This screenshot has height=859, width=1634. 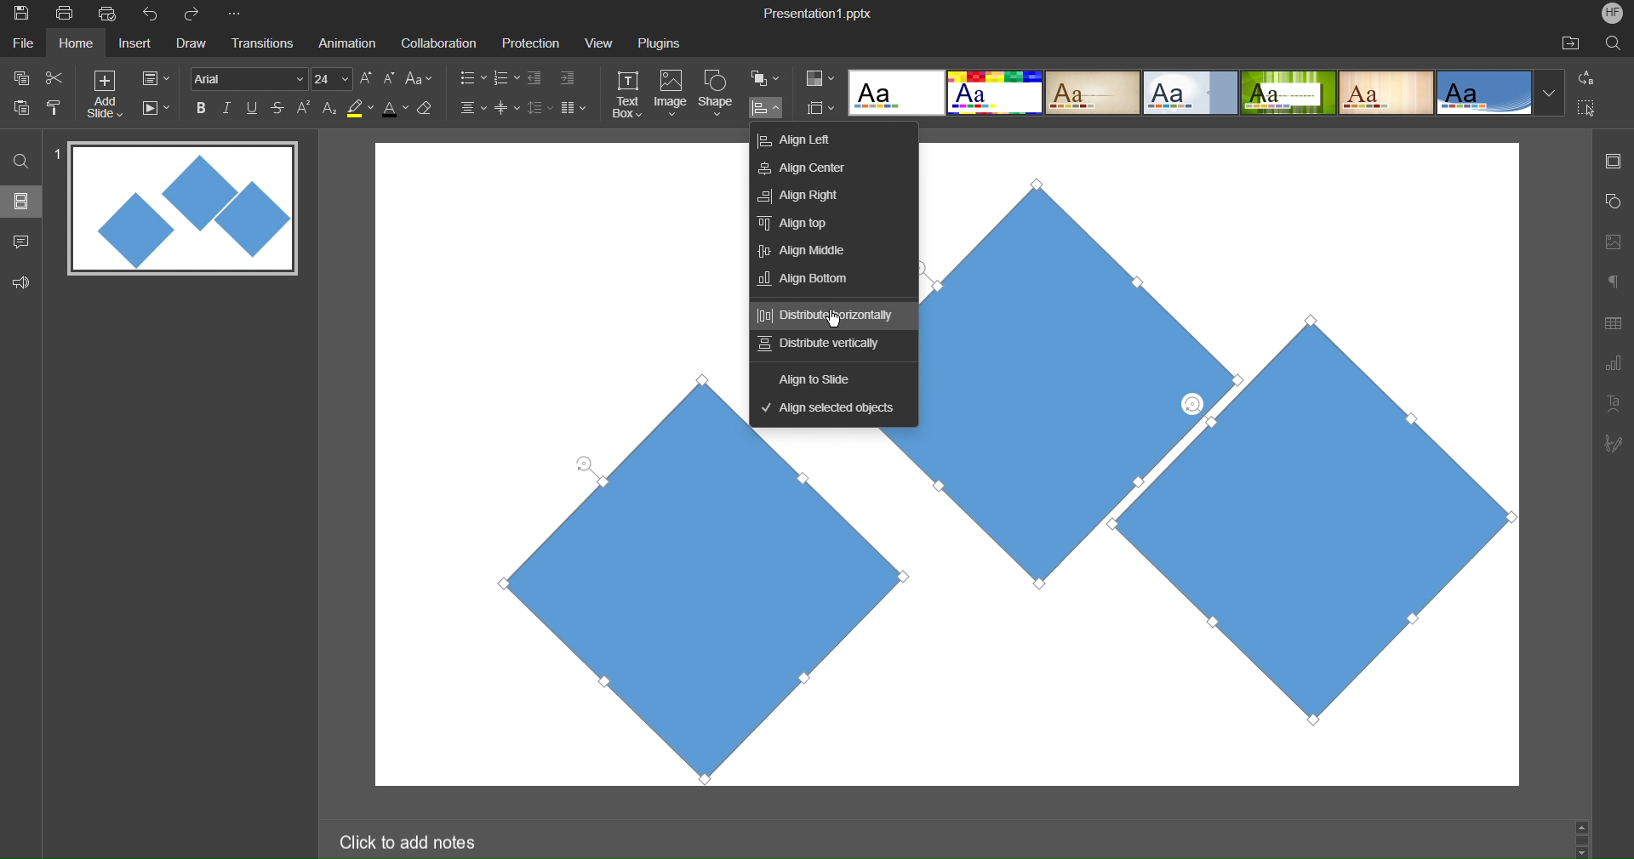 I want to click on Plugins, so click(x=661, y=43).